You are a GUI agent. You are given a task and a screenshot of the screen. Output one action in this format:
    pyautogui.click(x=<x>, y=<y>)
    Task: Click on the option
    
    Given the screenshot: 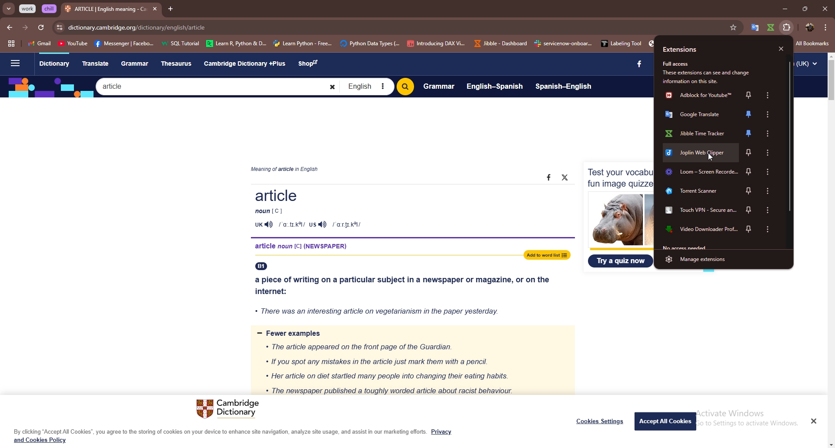 What is the action you would take?
    pyautogui.click(x=769, y=230)
    